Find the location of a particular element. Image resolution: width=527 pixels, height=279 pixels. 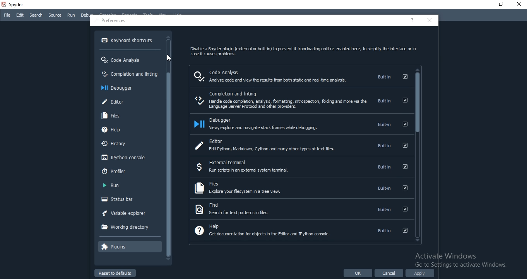

Variable explorer is located at coordinates (124, 212).